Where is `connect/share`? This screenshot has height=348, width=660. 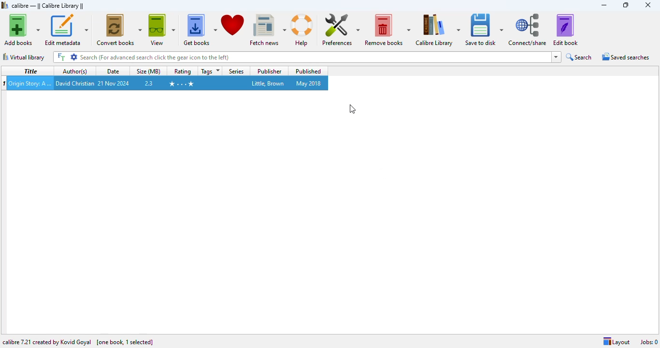
connect/share is located at coordinates (528, 29).